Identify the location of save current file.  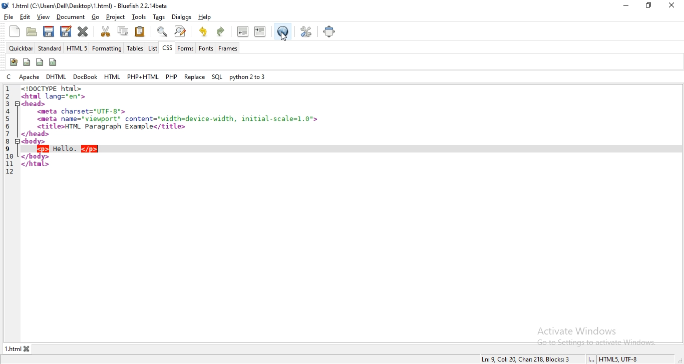
(49, 30).